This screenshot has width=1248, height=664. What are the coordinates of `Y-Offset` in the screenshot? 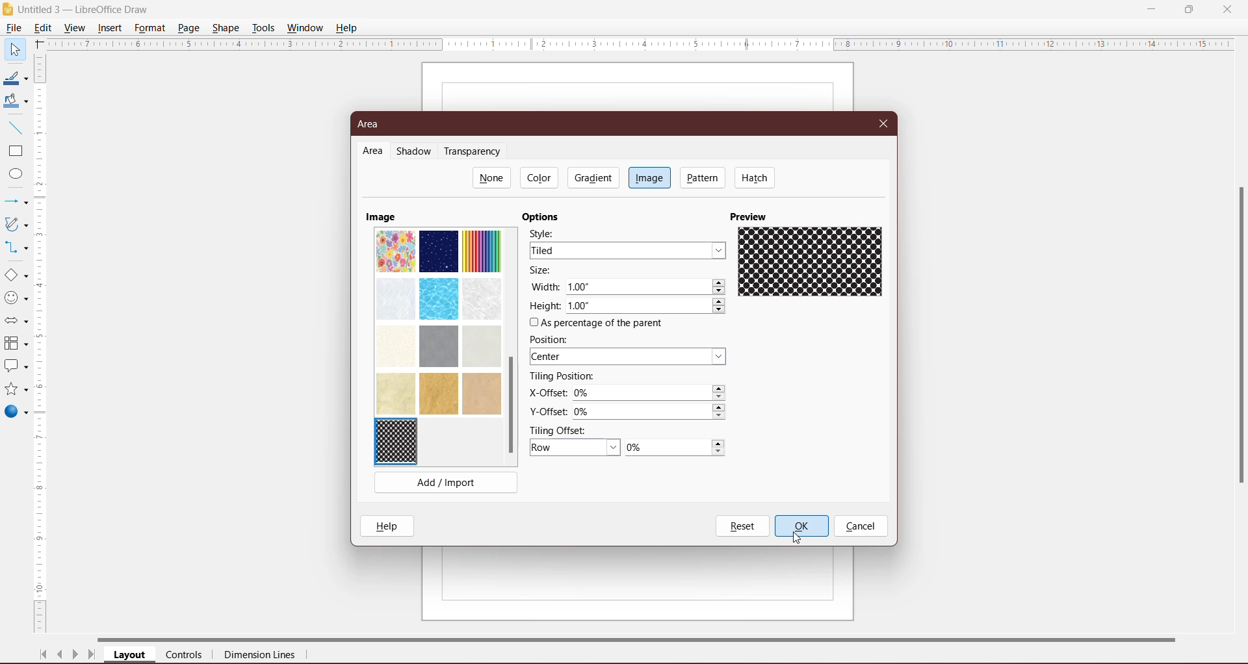 It's located at (548, 410).